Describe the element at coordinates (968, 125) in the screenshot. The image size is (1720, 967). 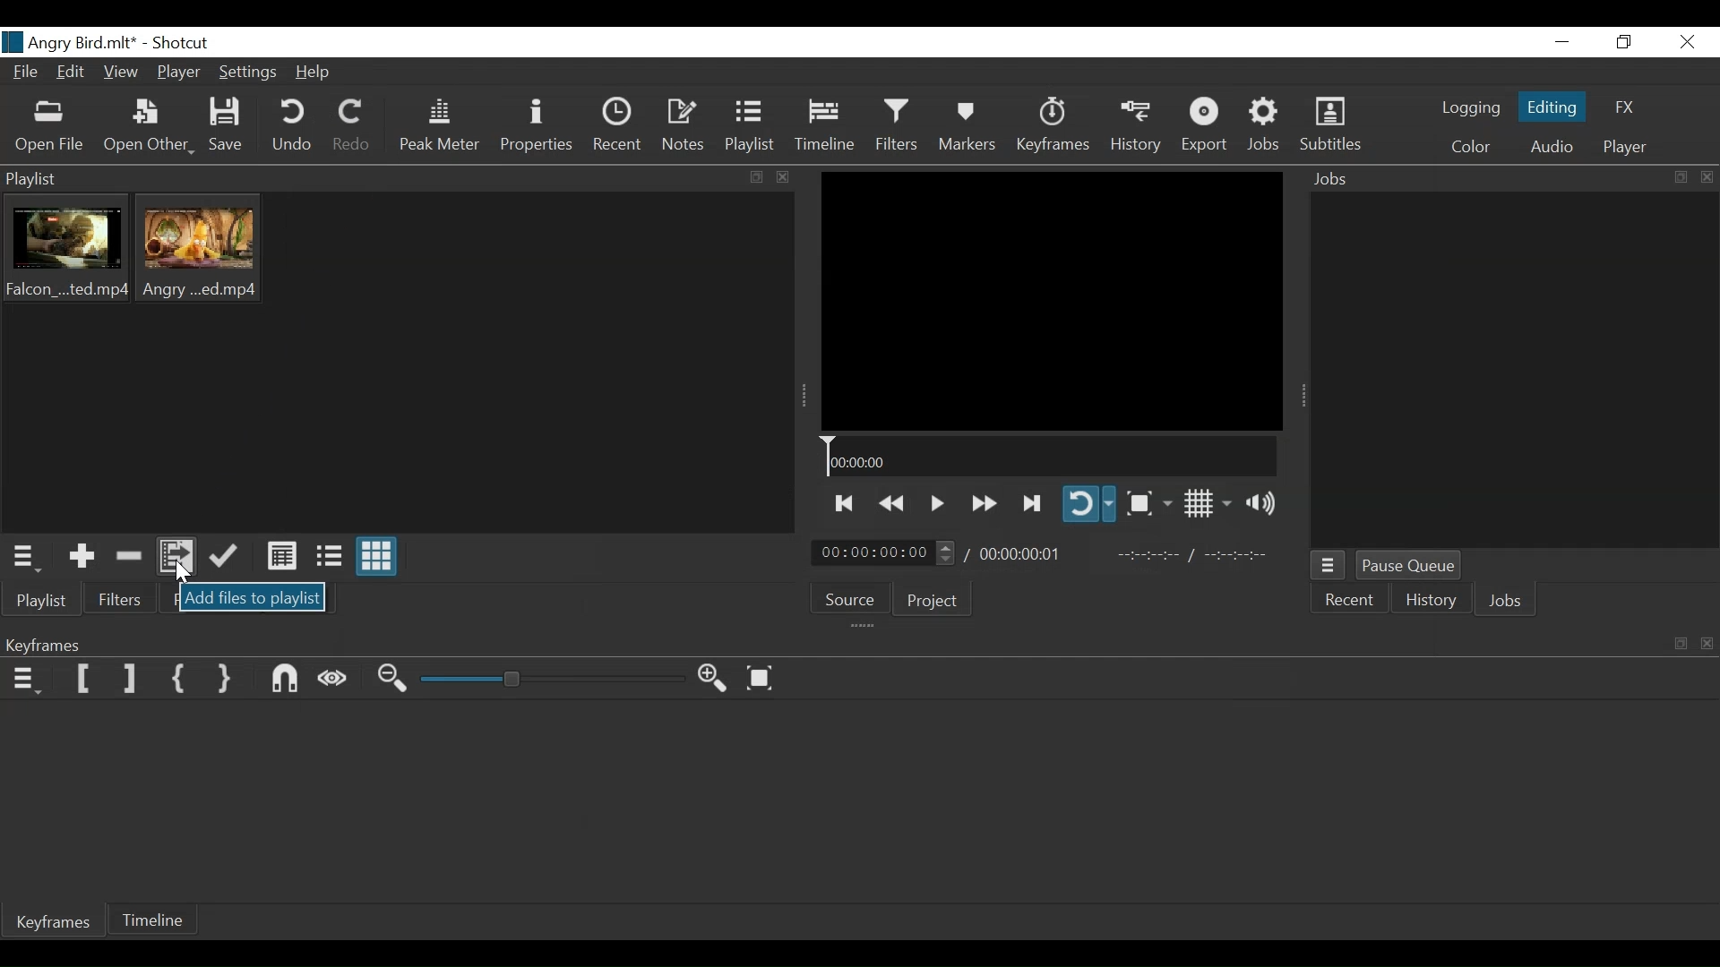
I see `Markers` at that location.